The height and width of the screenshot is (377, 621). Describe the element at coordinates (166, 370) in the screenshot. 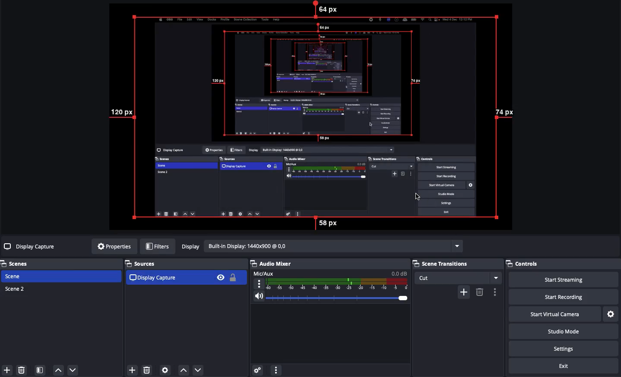

I see `Source preferences` at that location.